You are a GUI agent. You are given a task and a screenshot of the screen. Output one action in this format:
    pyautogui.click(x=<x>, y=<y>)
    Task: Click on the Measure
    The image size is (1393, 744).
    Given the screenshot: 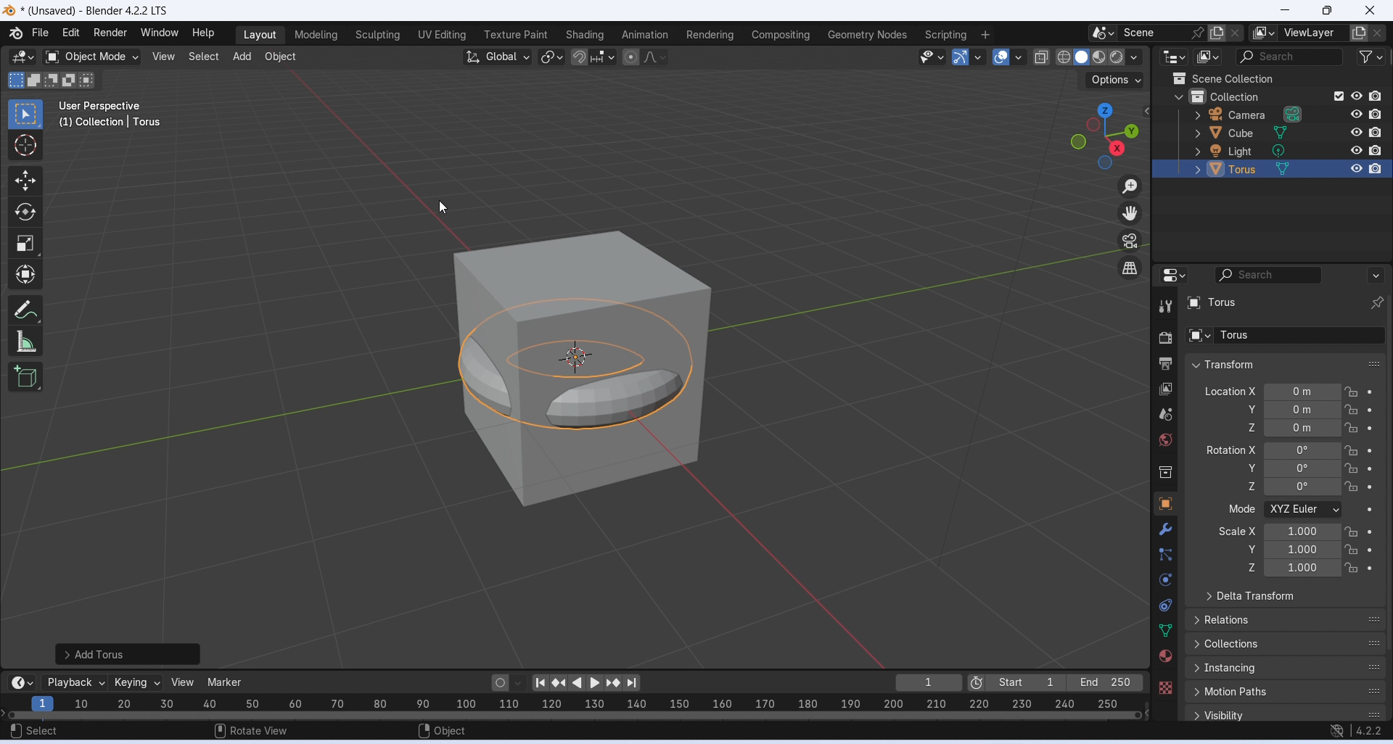 What is the action you would take?
    pyautogui.click(x=27, y=342)
    